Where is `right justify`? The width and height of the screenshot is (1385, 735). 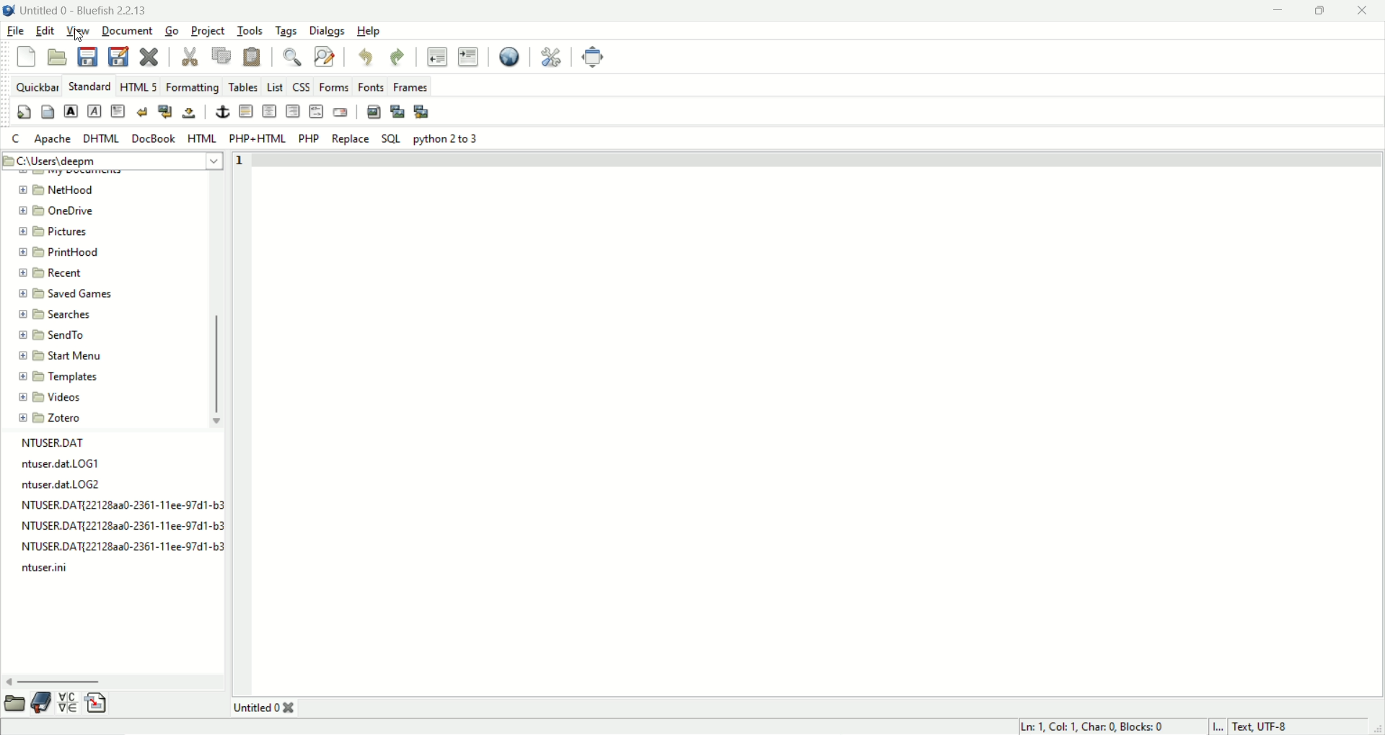
right justify is located at coordinates (292, 111).